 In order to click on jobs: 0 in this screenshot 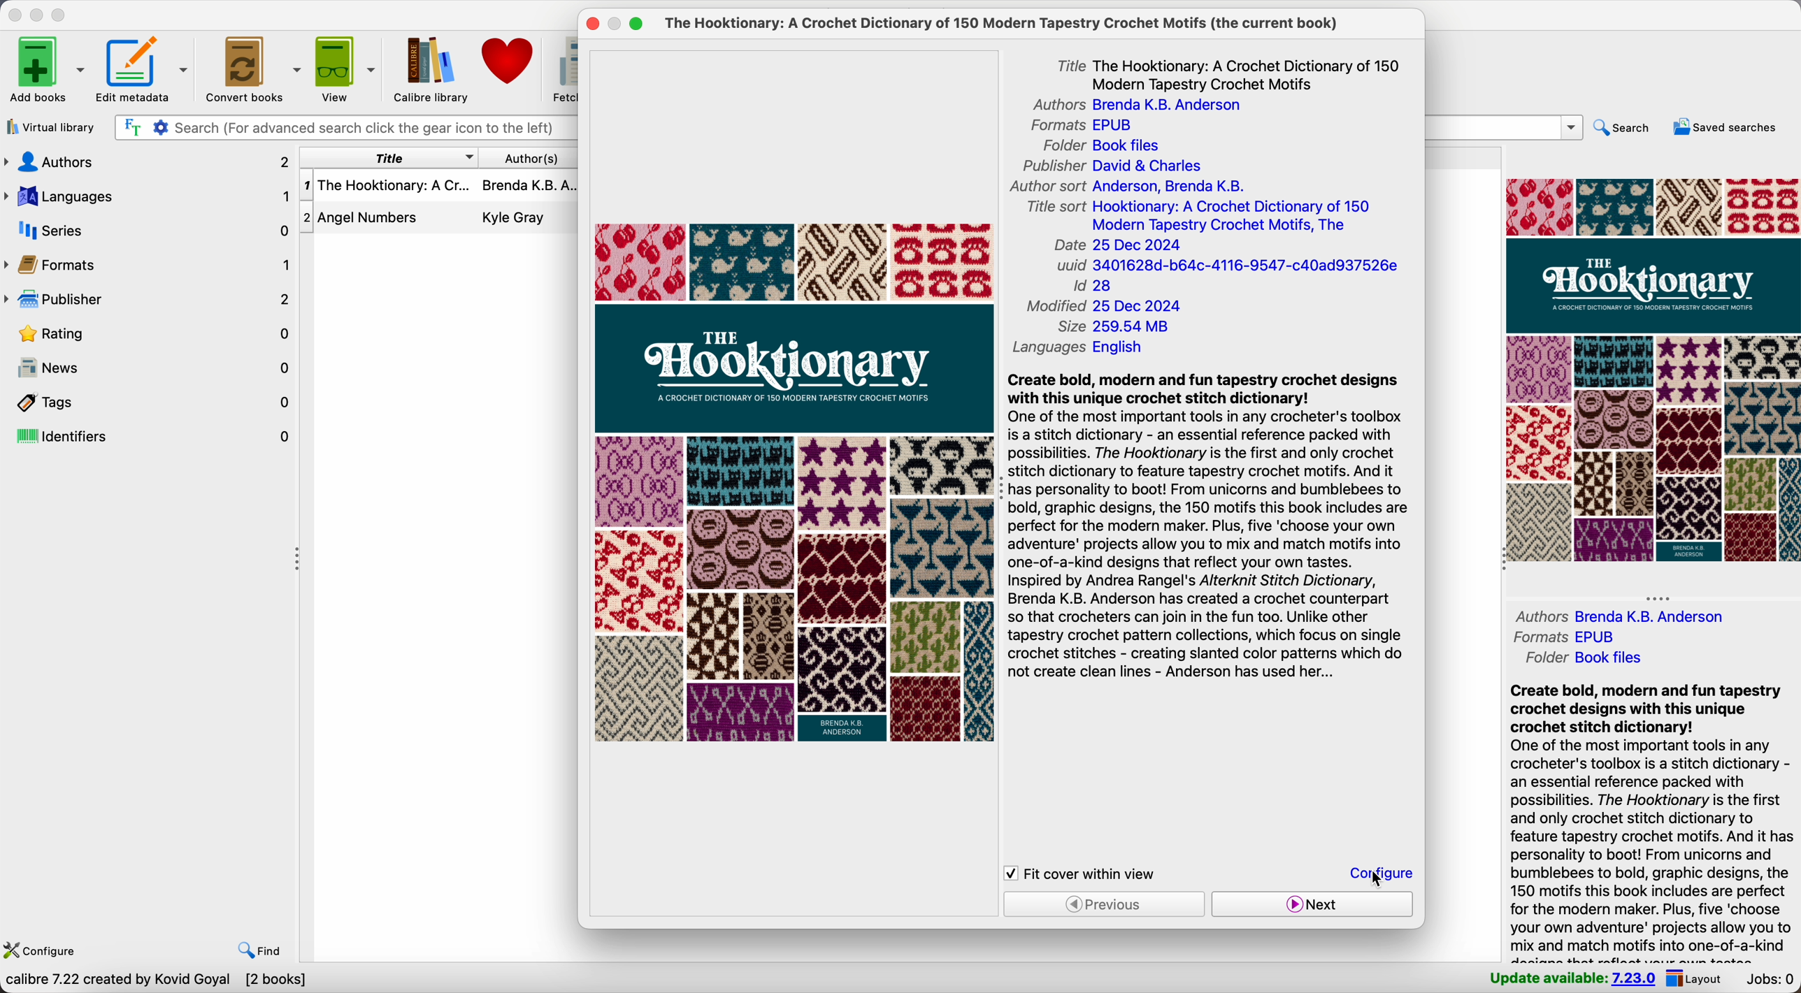, I will do `click(1768, 980)`.